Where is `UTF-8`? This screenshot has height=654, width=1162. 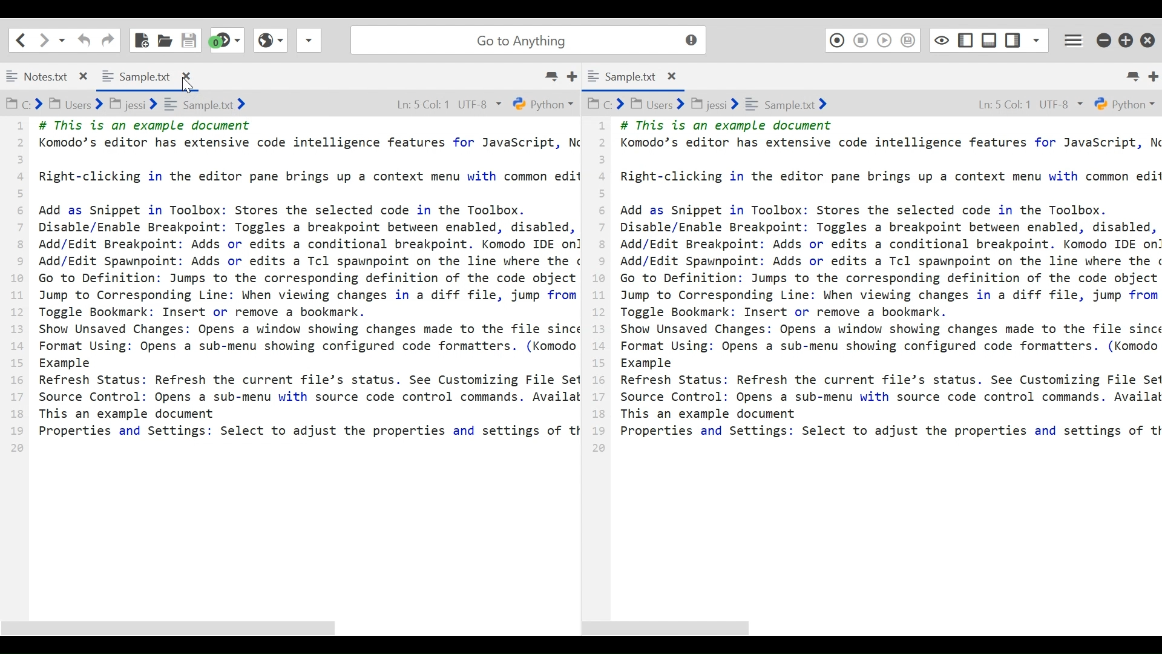 UTF-8 is located at coordinates (481, 102).